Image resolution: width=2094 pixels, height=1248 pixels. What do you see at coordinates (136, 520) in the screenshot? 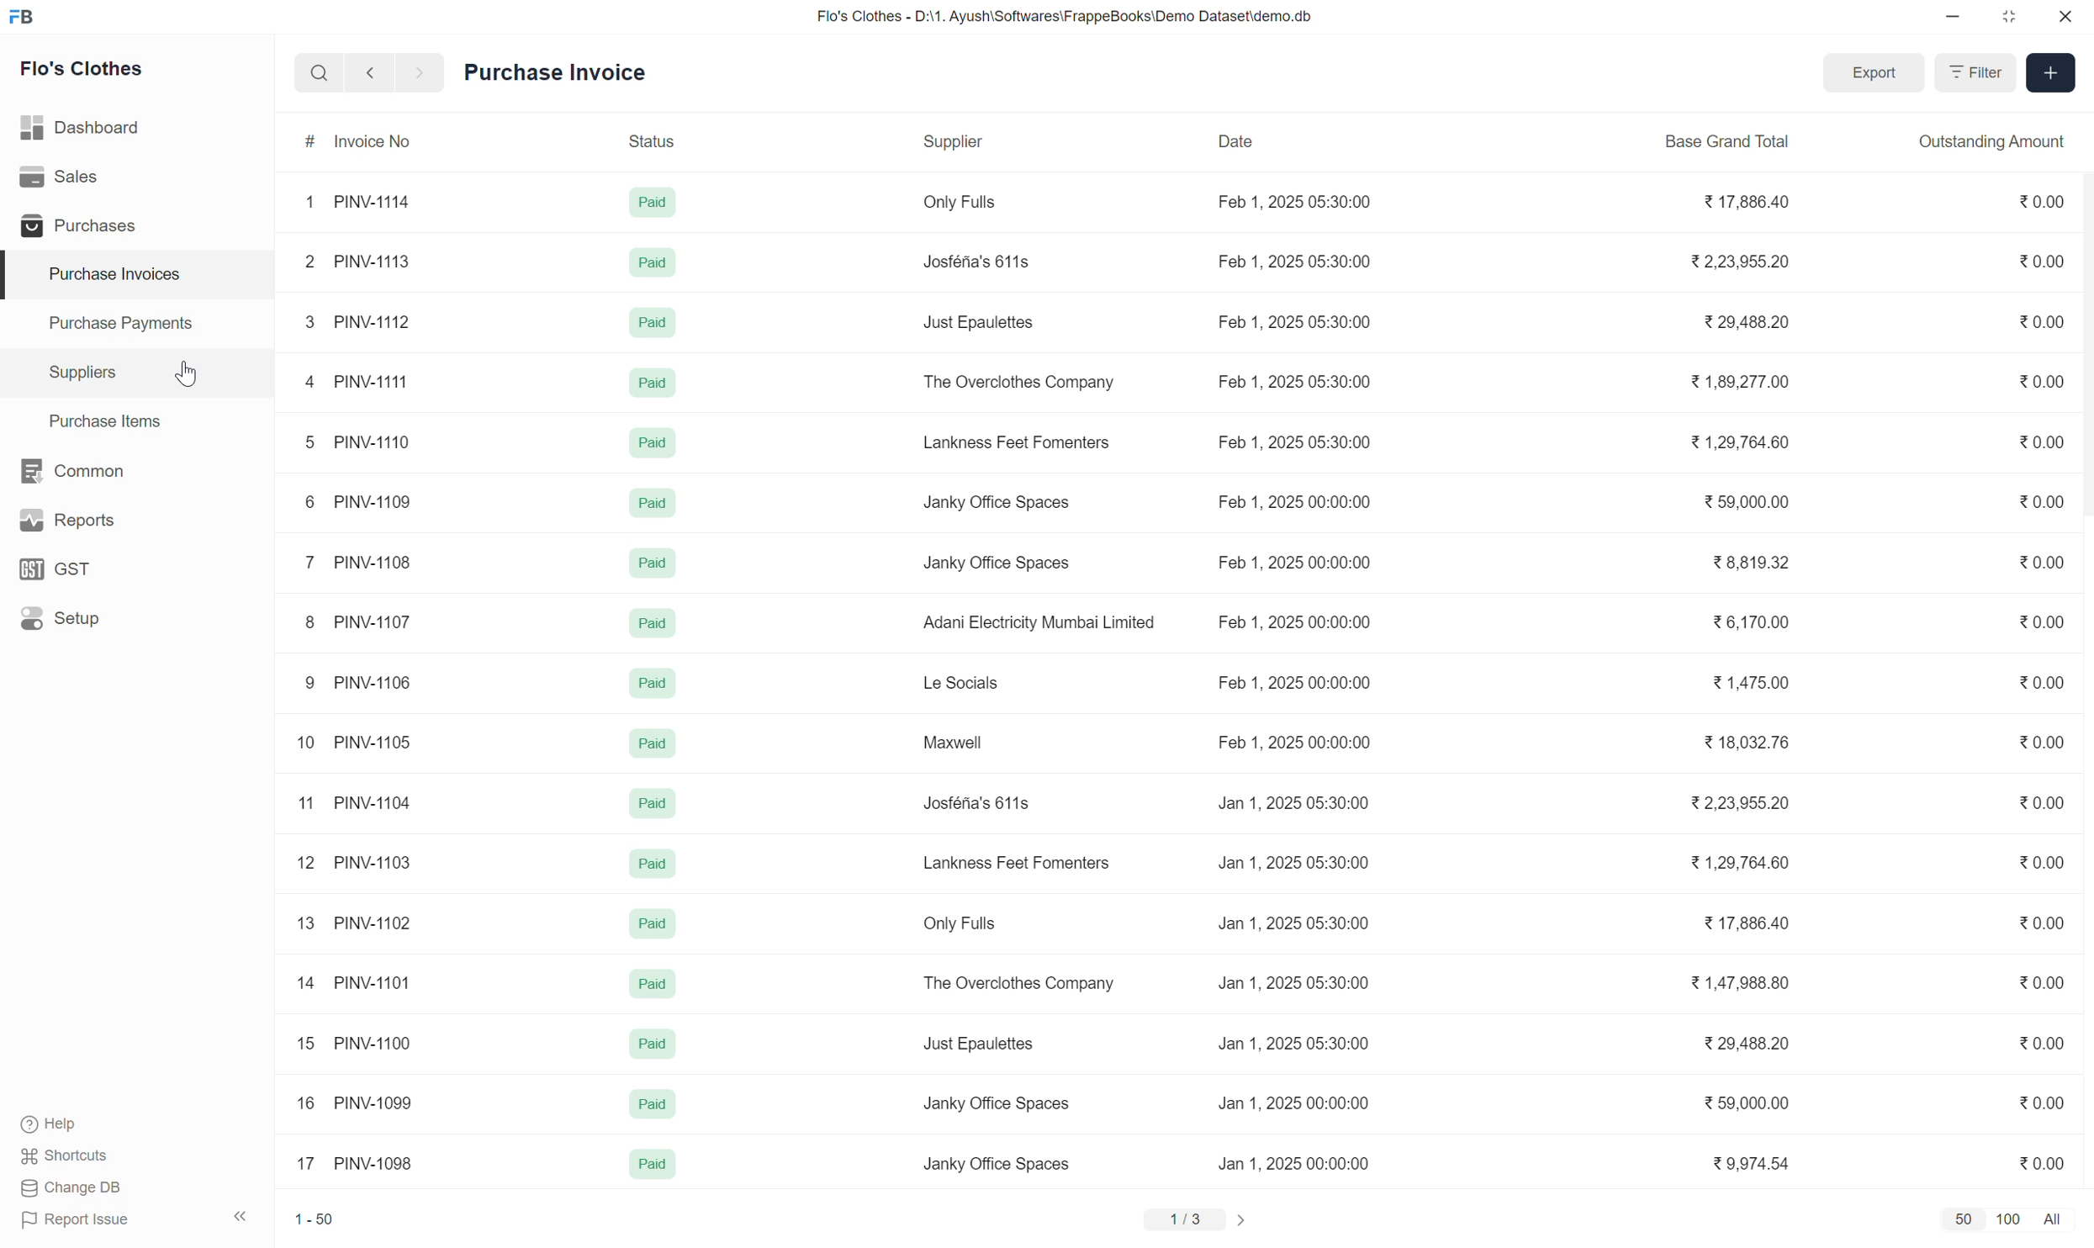
I see `Reports` at bounding box center [136, 520].